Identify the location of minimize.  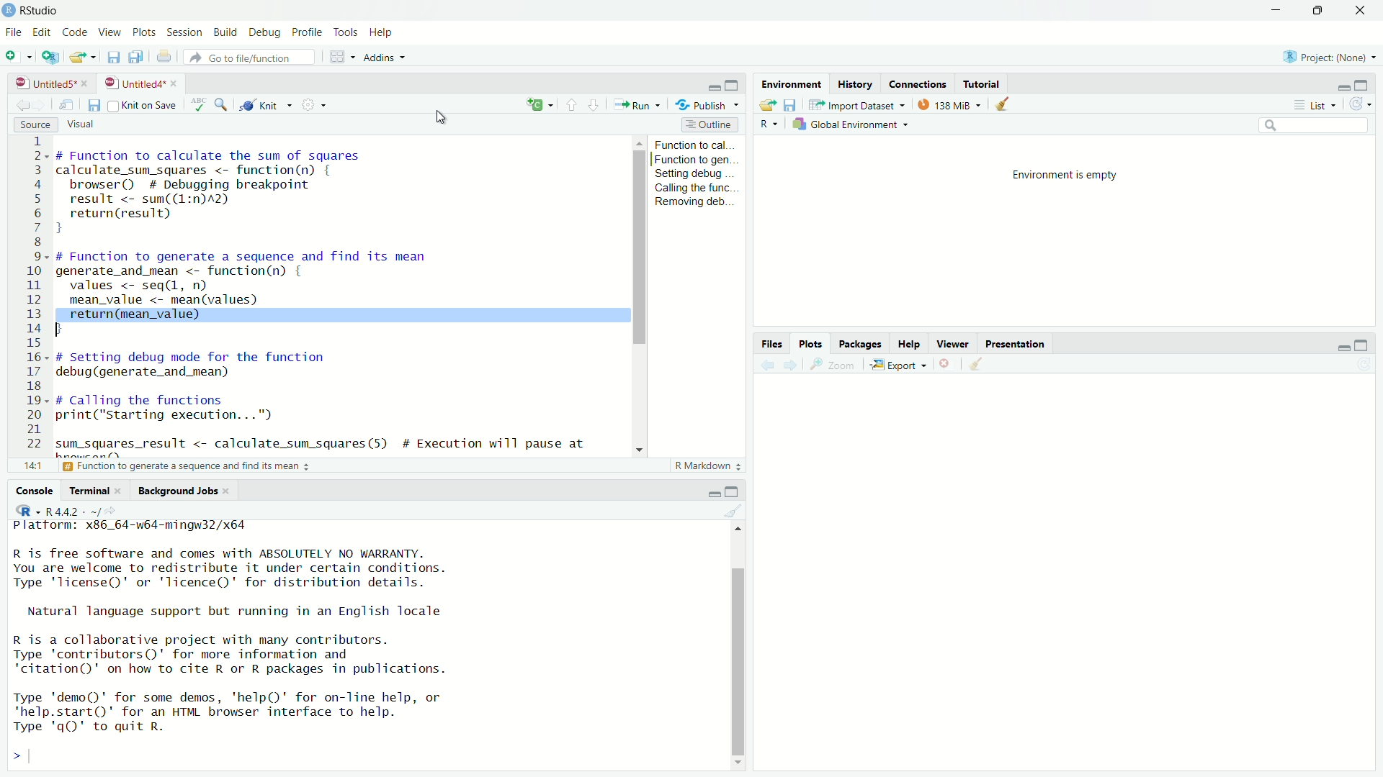
(1278, 9).